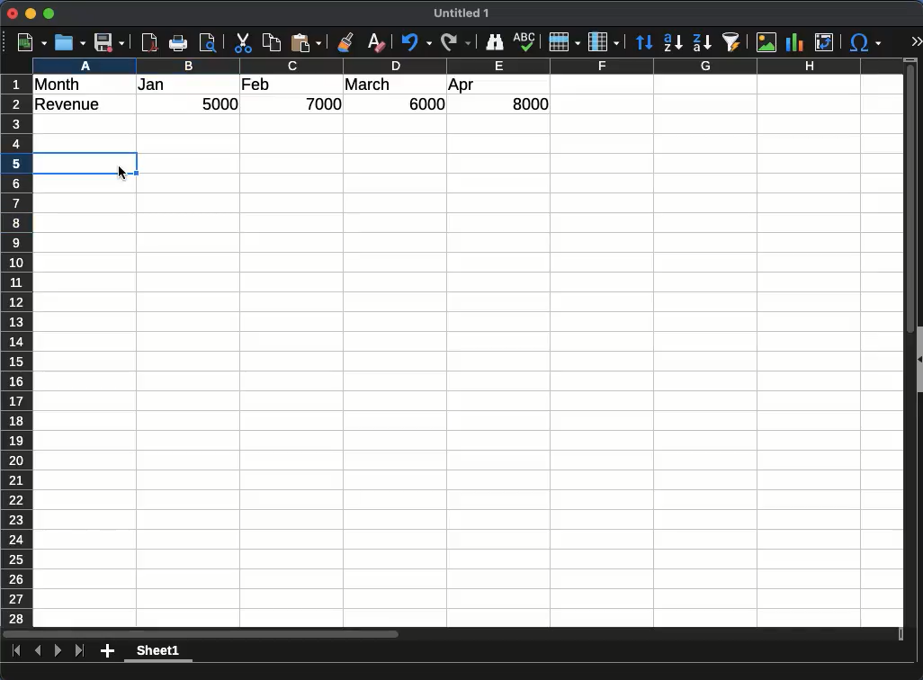 The image size is (923, 680). Describe the element at coordinates (31, 13) in the screenshot. I see `minimize` at that location.